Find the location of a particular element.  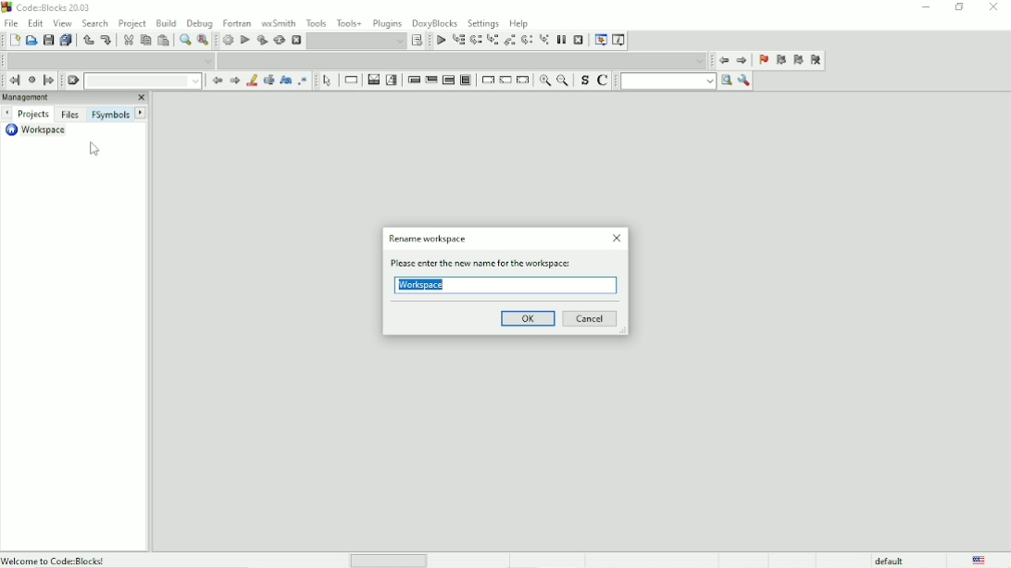

Build and run is located at coordinates (261, 40).